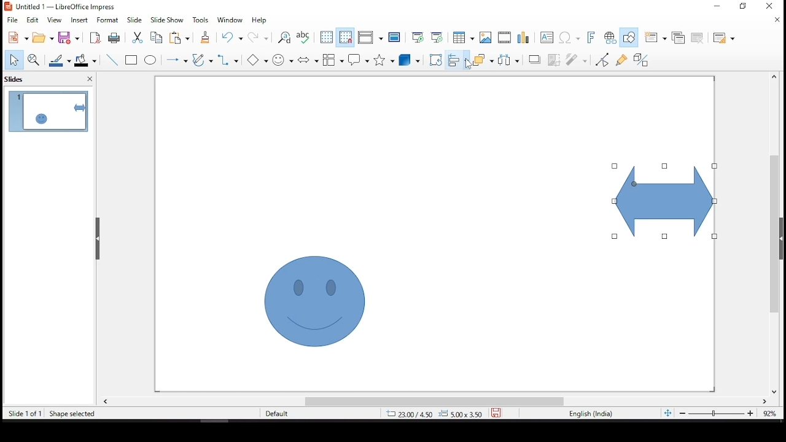 The width and height of the screenshot is (786, 442). What do you see at coordinates (486, 37) in the screenshot?
I see `image` at bounding box center [486, 37].